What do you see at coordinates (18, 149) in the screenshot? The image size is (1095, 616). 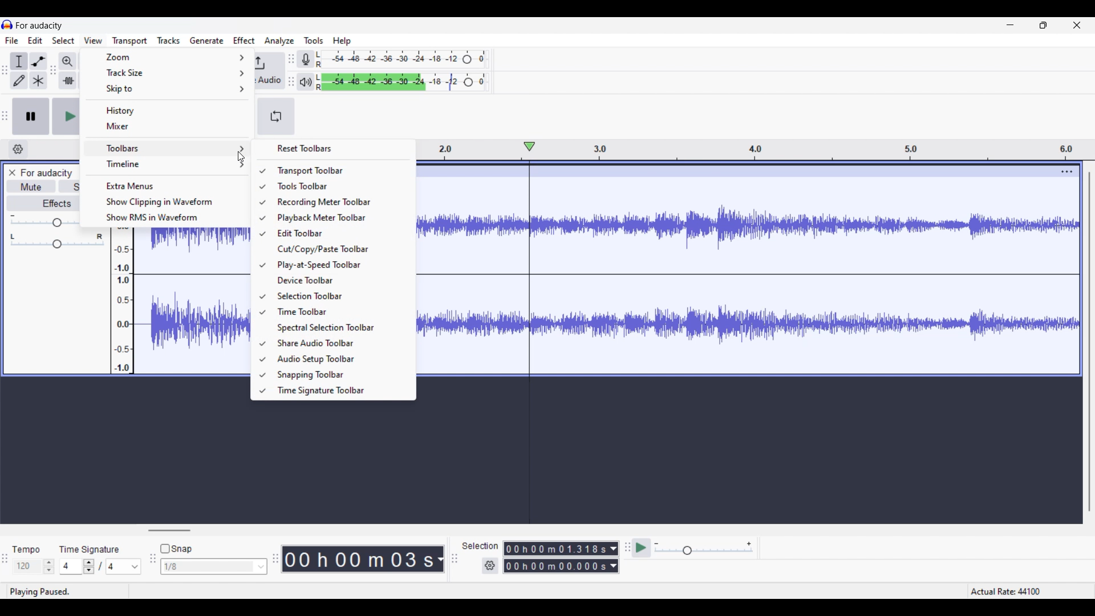 I see `Timeline settings` at bounding box center [18, 149].